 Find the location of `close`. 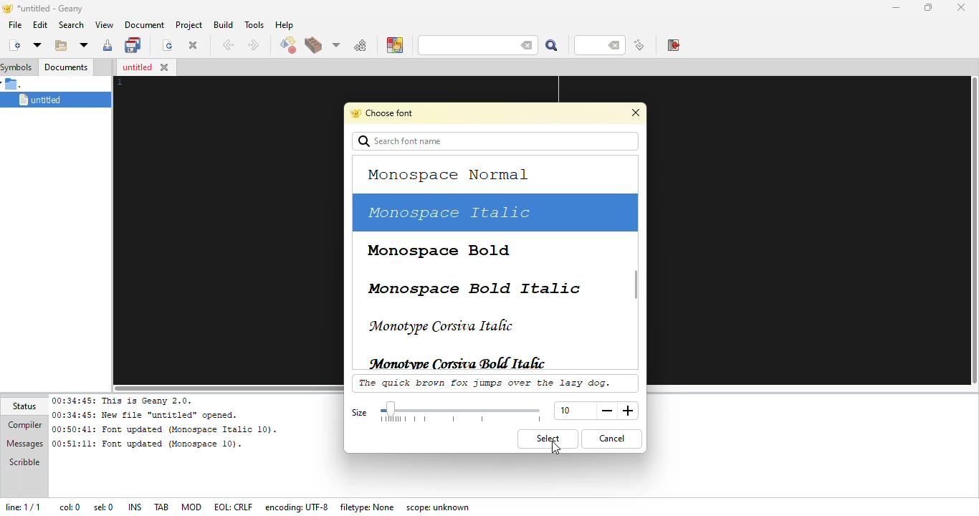

close is located at coordinates (165, 67).